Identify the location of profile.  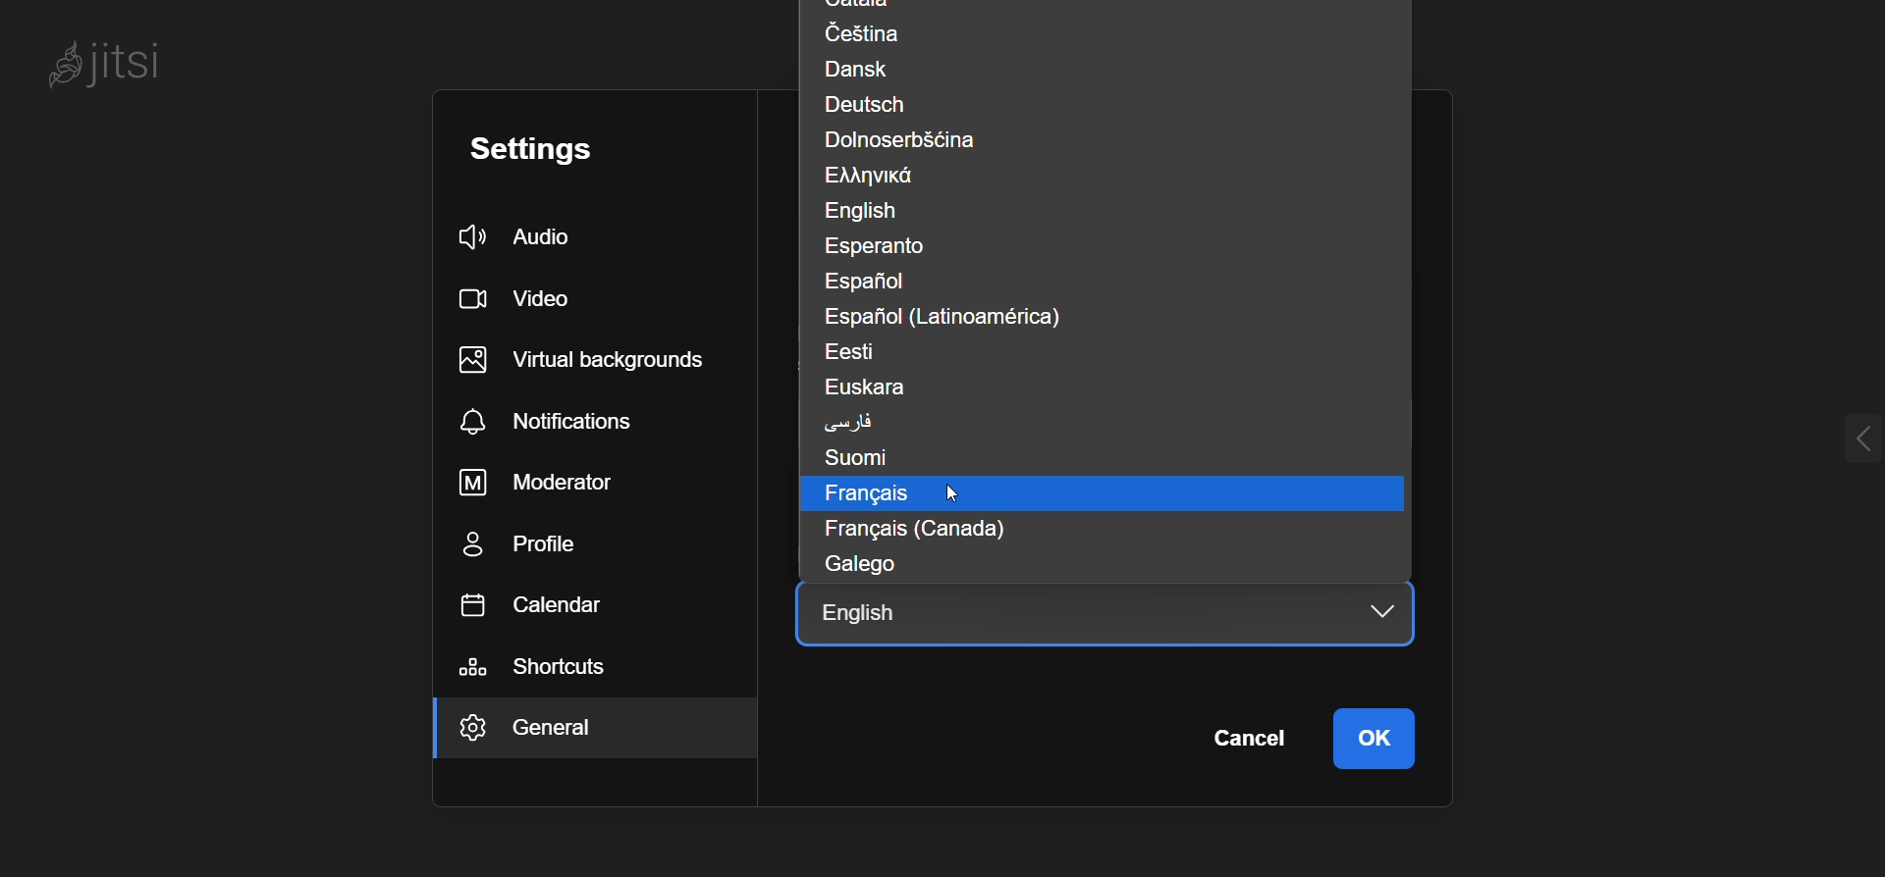
(534, 548).